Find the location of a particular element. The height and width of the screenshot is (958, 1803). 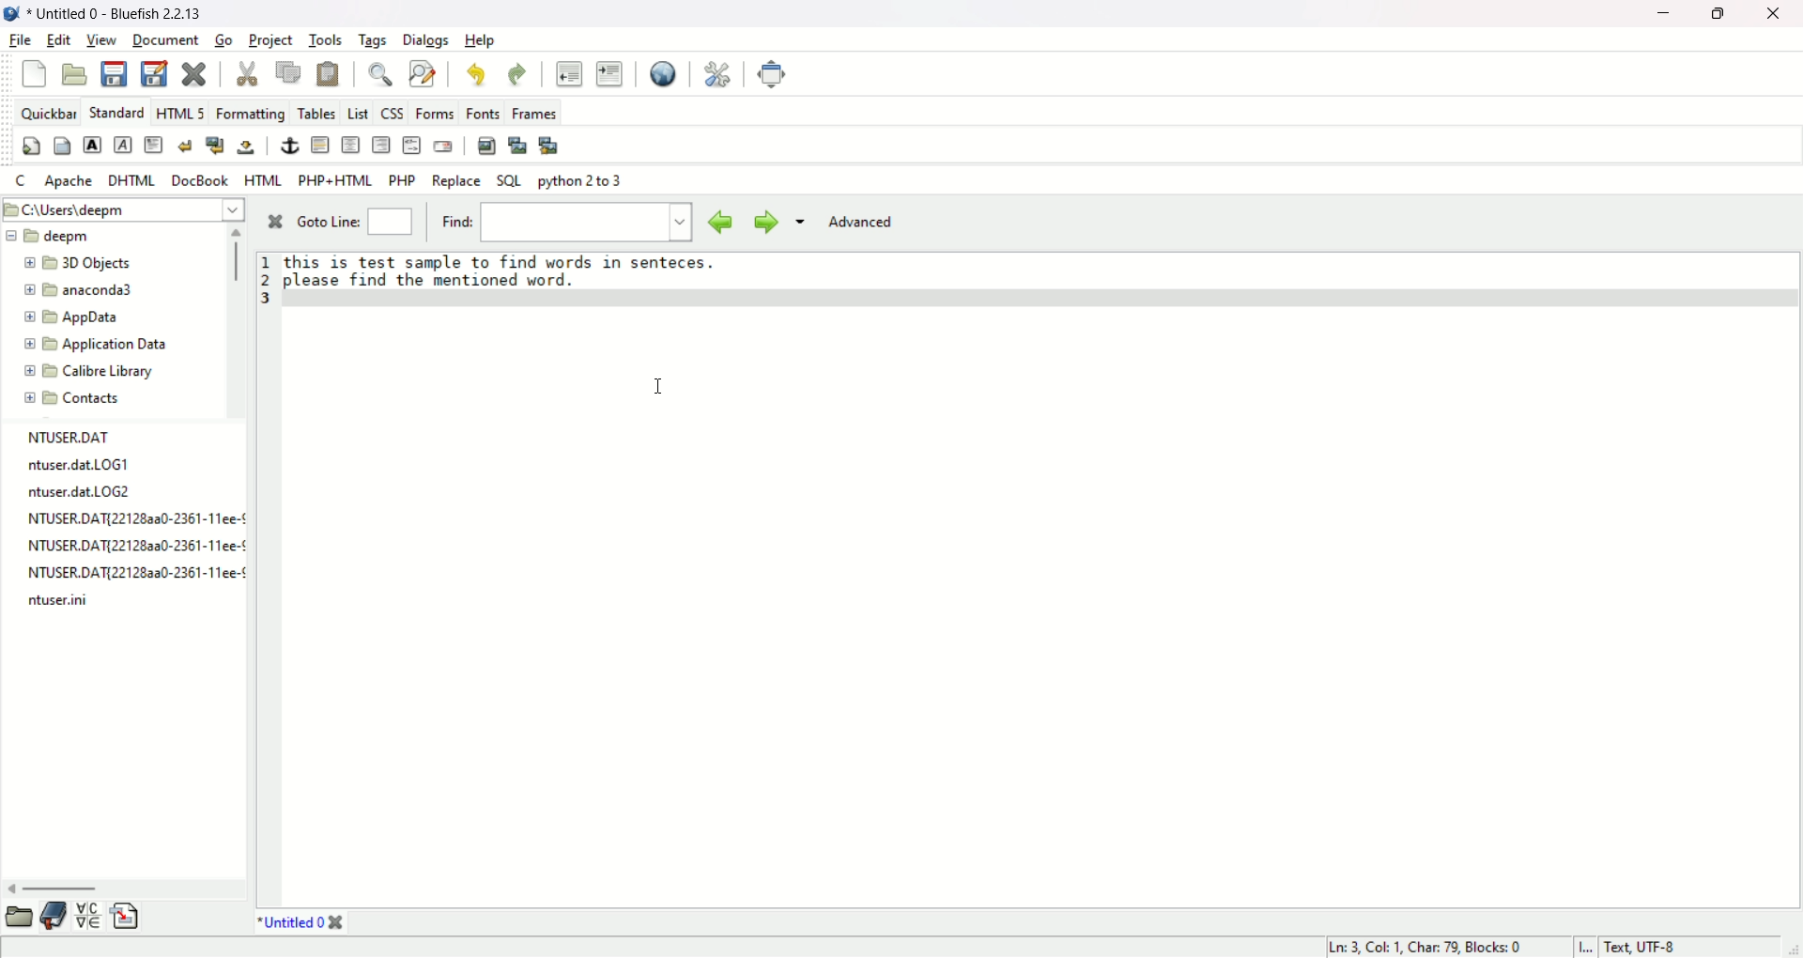

logo is located at coordinates (17, 14).